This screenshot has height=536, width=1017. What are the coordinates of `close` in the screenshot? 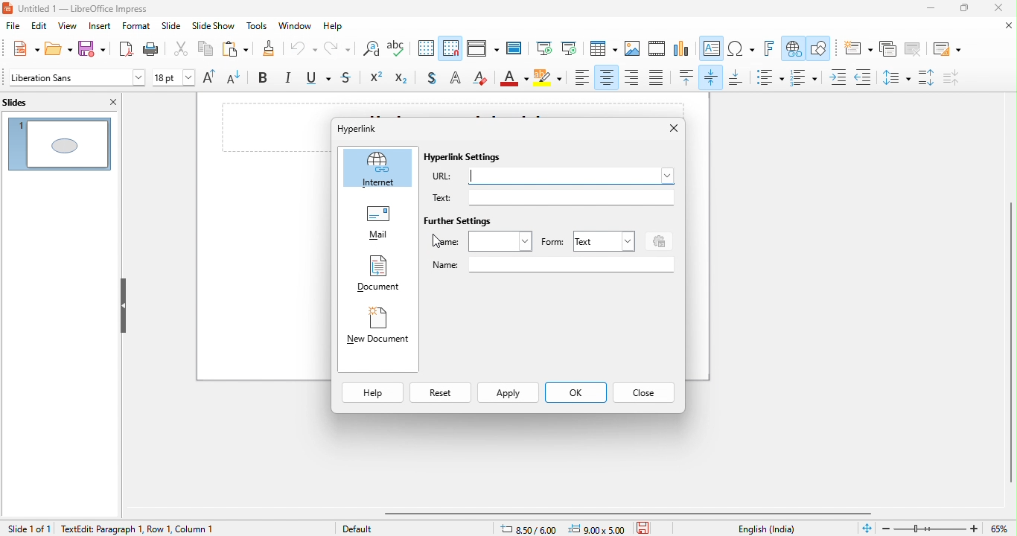 It's located at (1004, 26).